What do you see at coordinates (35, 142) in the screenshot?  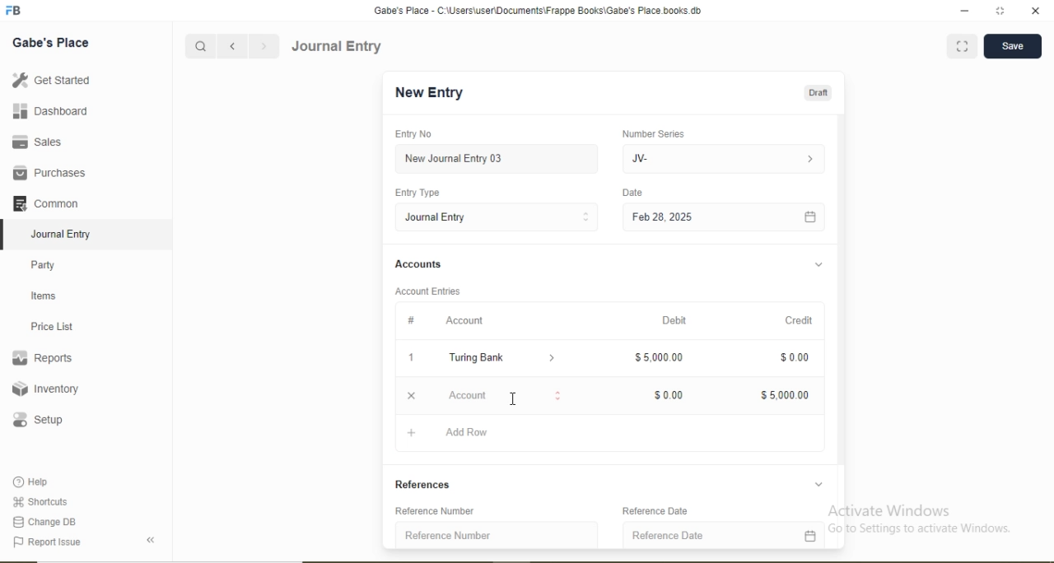 I see `Sales` at bounding box center [35, 142].